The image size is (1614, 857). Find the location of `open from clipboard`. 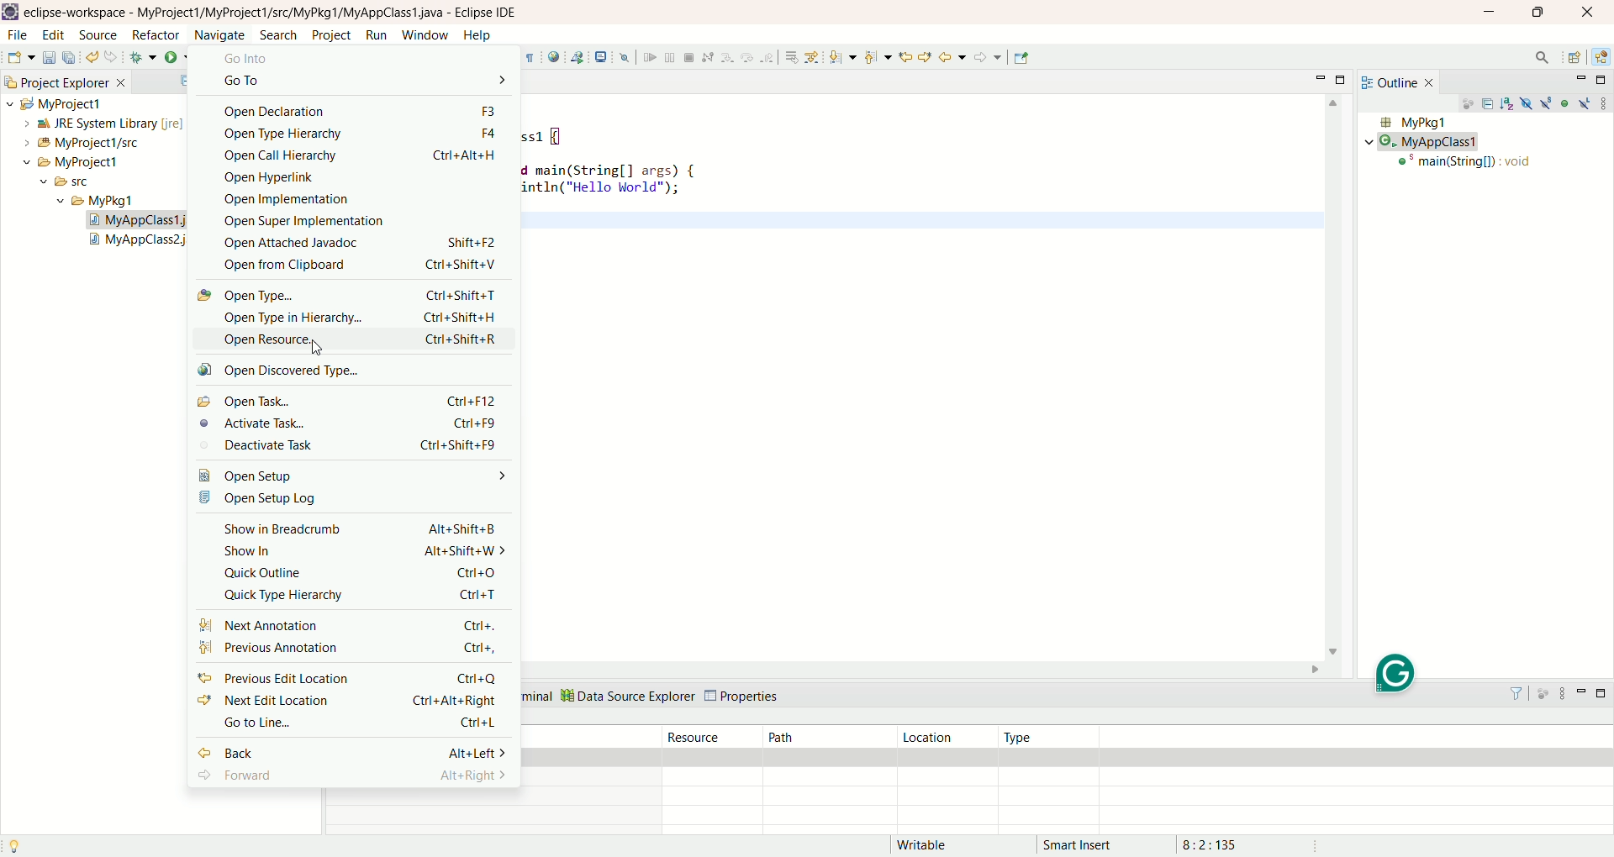

open from clipboard is located at coordinates (364, 266).